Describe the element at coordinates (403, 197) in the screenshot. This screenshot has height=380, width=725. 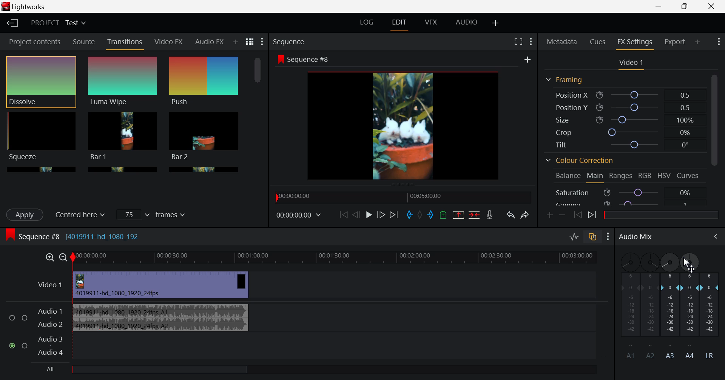
I see `Timeline Navigator` at that location.